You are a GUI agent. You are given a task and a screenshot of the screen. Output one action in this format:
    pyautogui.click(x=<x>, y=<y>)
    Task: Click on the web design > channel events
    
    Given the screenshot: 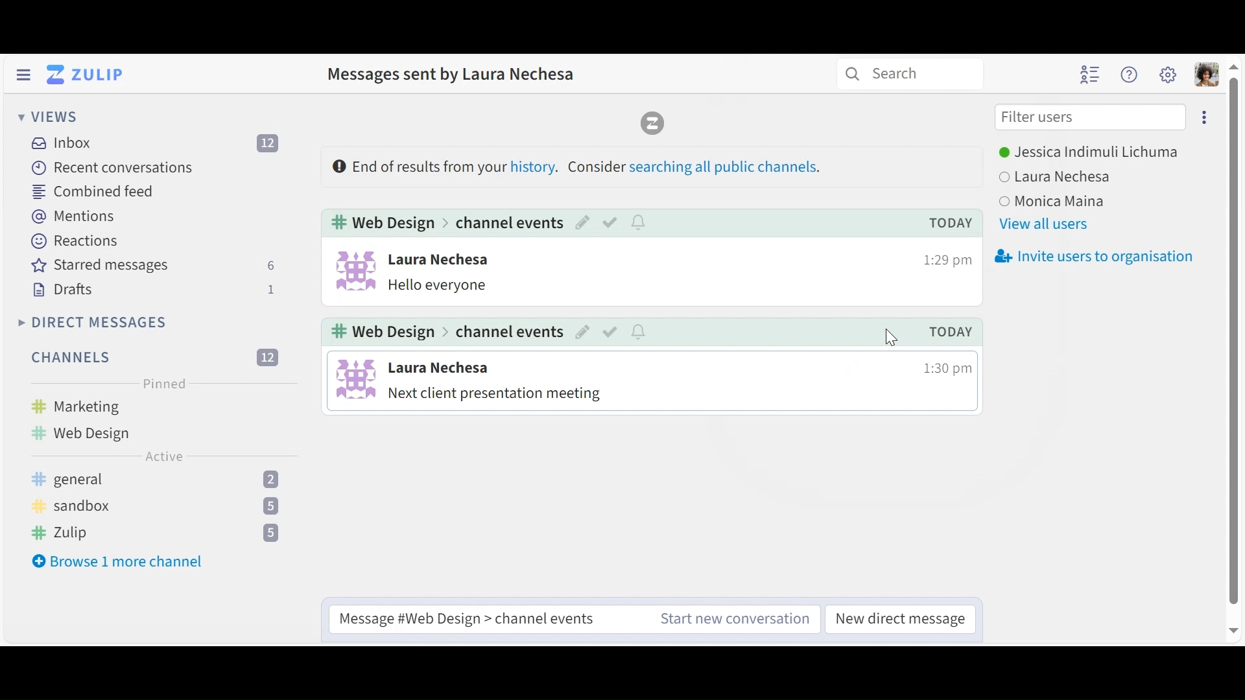 What is the action you would take?
    pyautogui.click(x=445, y=222)
    